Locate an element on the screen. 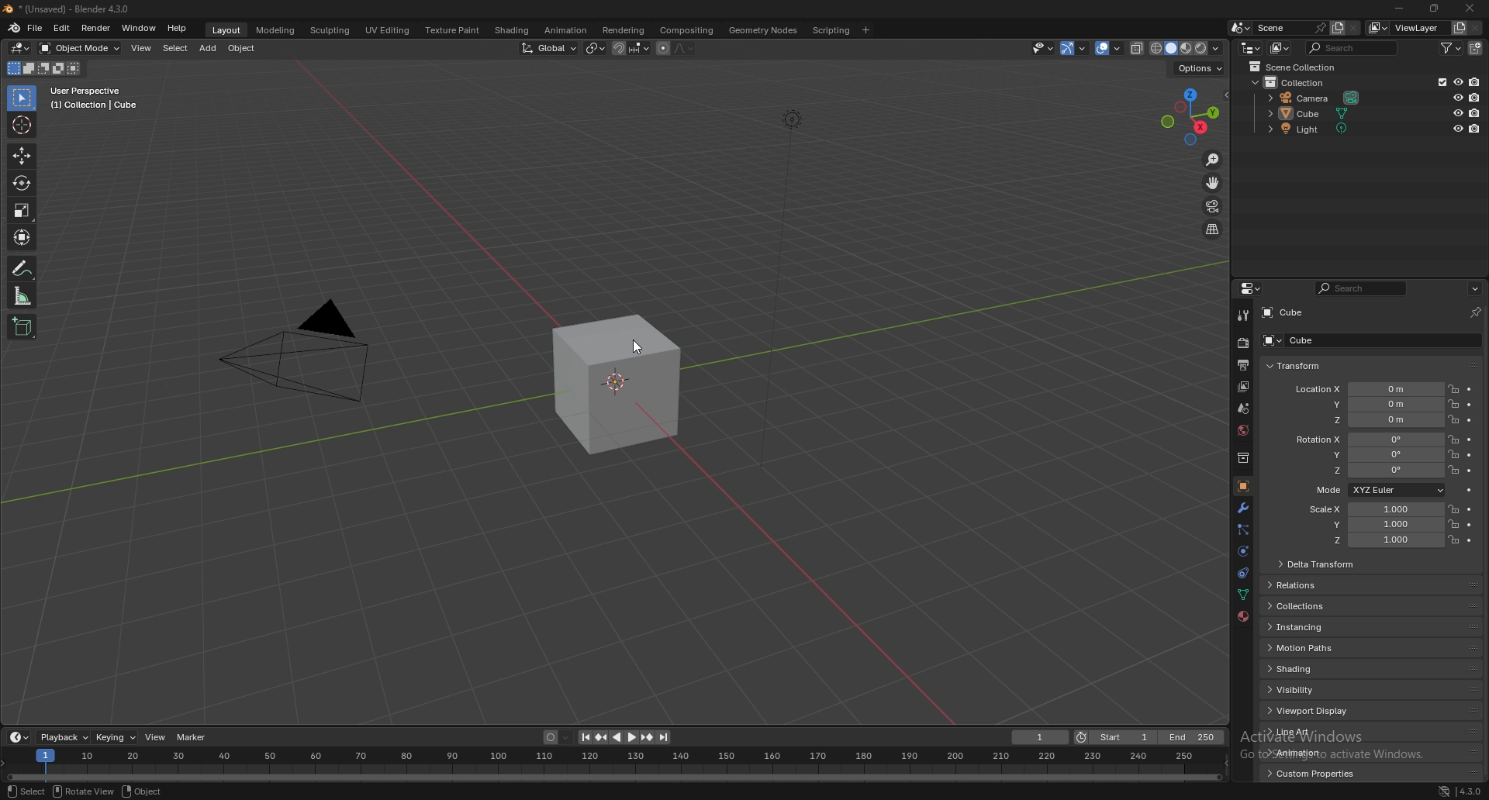 The width and height of the screenshot is (1489, 800). lock is located at coordinates (1453, 454).